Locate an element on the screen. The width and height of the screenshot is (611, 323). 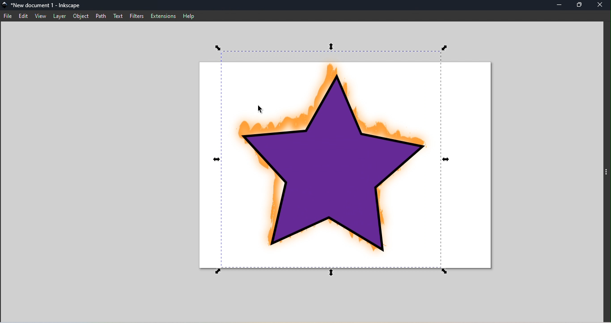
Help is located at coordinates (190, 17).